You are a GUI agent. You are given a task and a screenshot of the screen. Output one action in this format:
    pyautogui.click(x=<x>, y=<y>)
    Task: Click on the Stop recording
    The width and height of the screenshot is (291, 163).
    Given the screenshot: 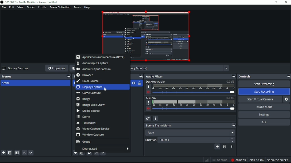 What is the action you would take?
    pyautogui.click(x=264, y=92)
    